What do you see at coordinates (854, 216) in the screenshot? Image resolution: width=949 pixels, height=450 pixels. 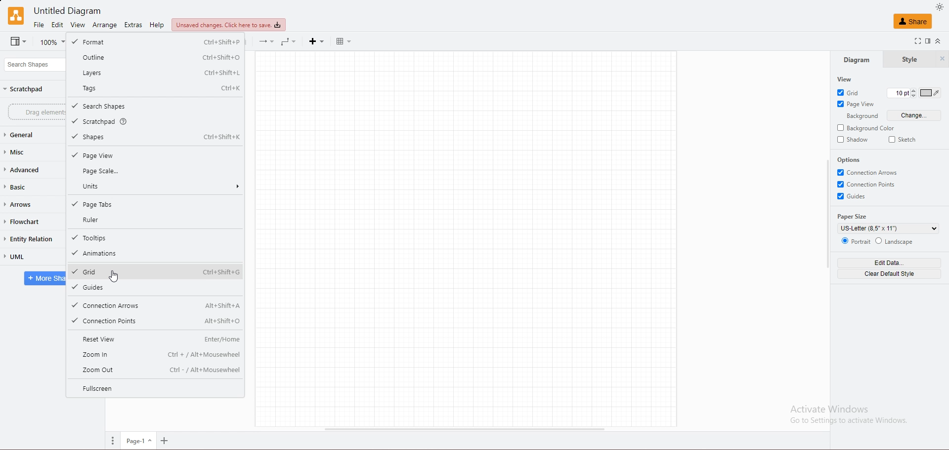 I see `paper size` at bounding box center [854, 216].